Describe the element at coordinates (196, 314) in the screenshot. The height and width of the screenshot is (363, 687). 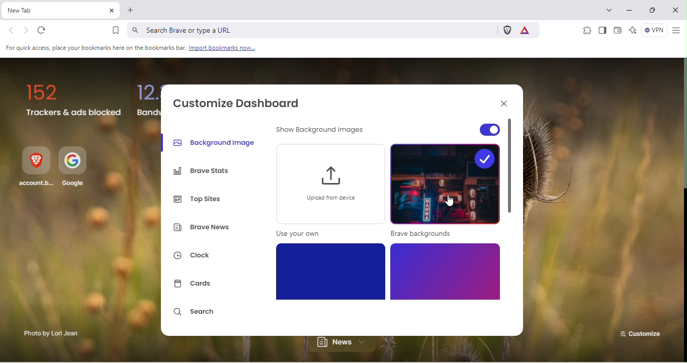
I see `Search` at that location.